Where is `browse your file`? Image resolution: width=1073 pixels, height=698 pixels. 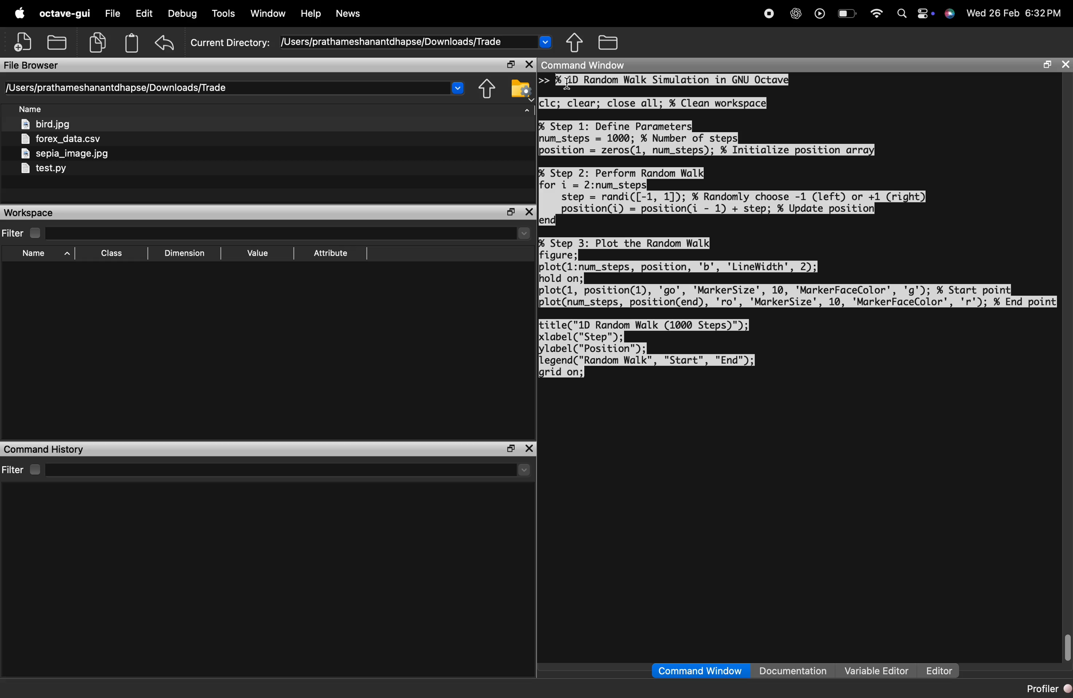 browse your file is located at coordinates (522, 89).